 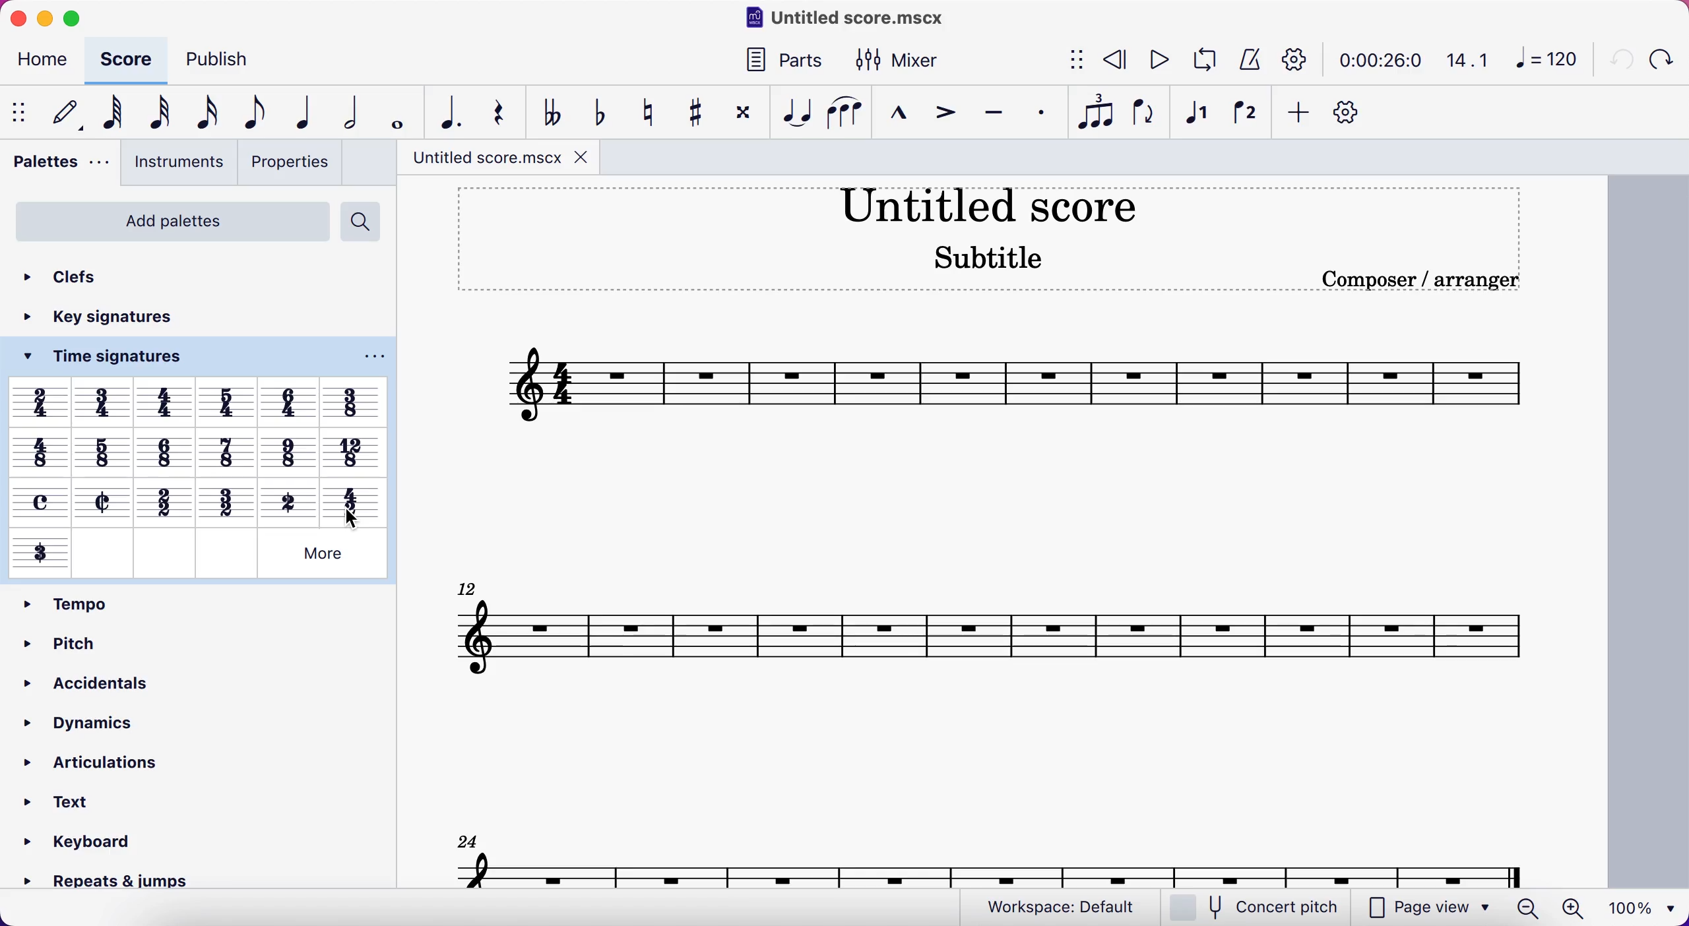 I want to click on , so click(x=39, y=451).